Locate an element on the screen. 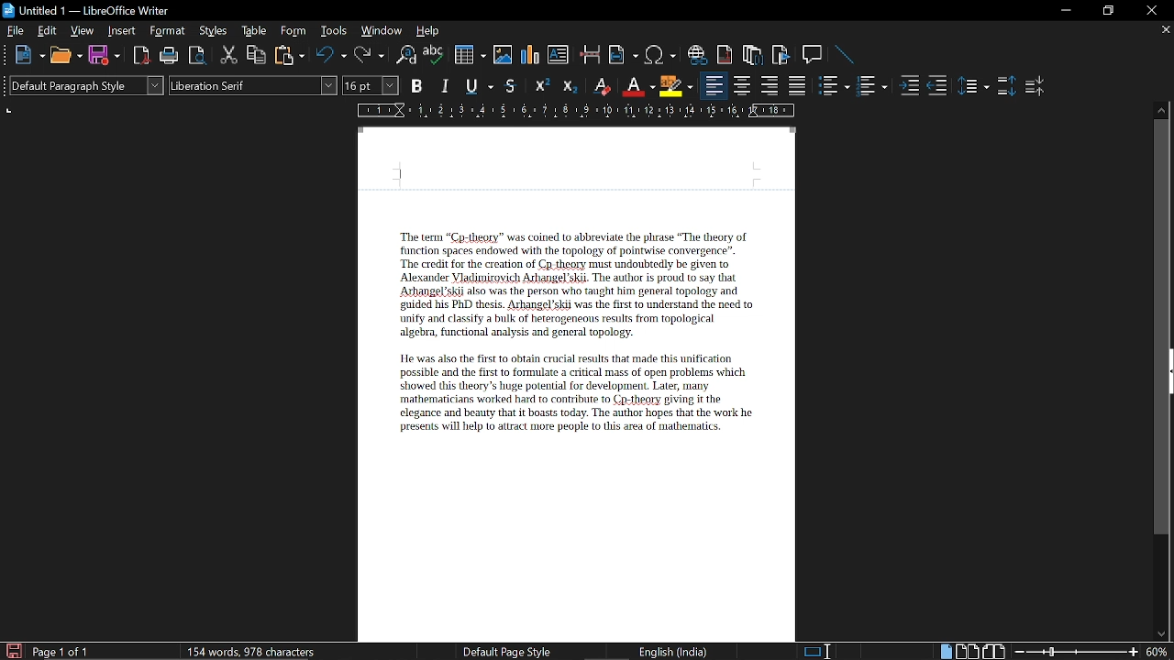  SCale is located at coordinates (574, 113).